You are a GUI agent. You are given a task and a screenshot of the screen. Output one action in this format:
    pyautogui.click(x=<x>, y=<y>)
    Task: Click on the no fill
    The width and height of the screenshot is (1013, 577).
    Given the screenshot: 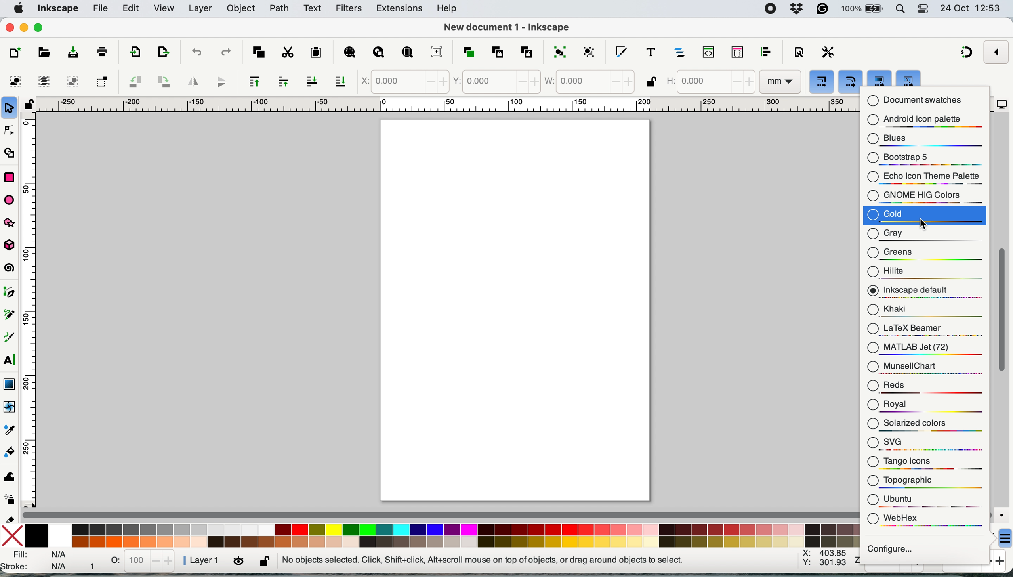 What is the action you would take?
    pyautogui.click(x=13, y=537)
    